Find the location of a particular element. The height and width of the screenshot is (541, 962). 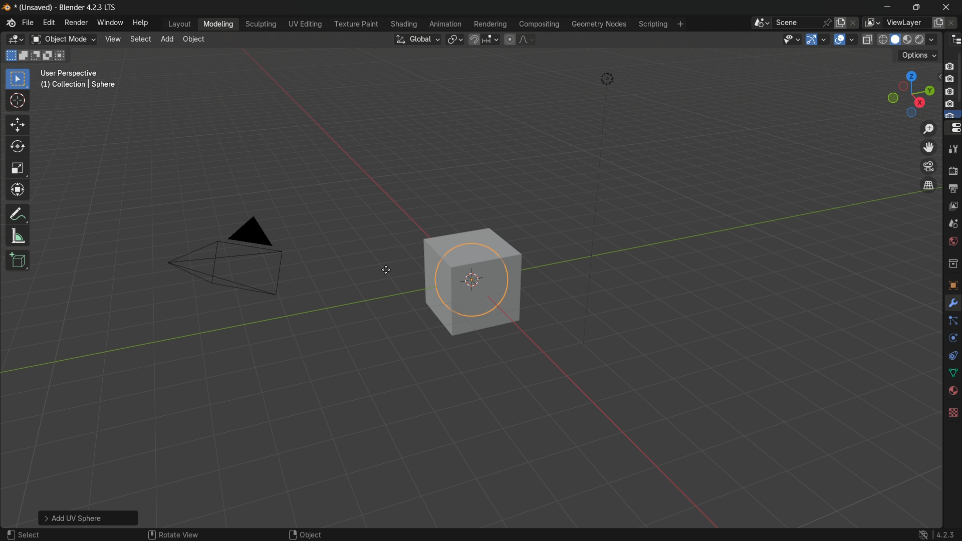

intersect existing selection is located at coordinates (63, 55).